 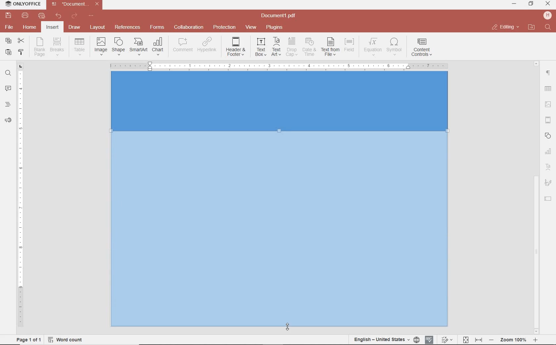 I want to click on paragraph setting, so click(x=548, y=72).